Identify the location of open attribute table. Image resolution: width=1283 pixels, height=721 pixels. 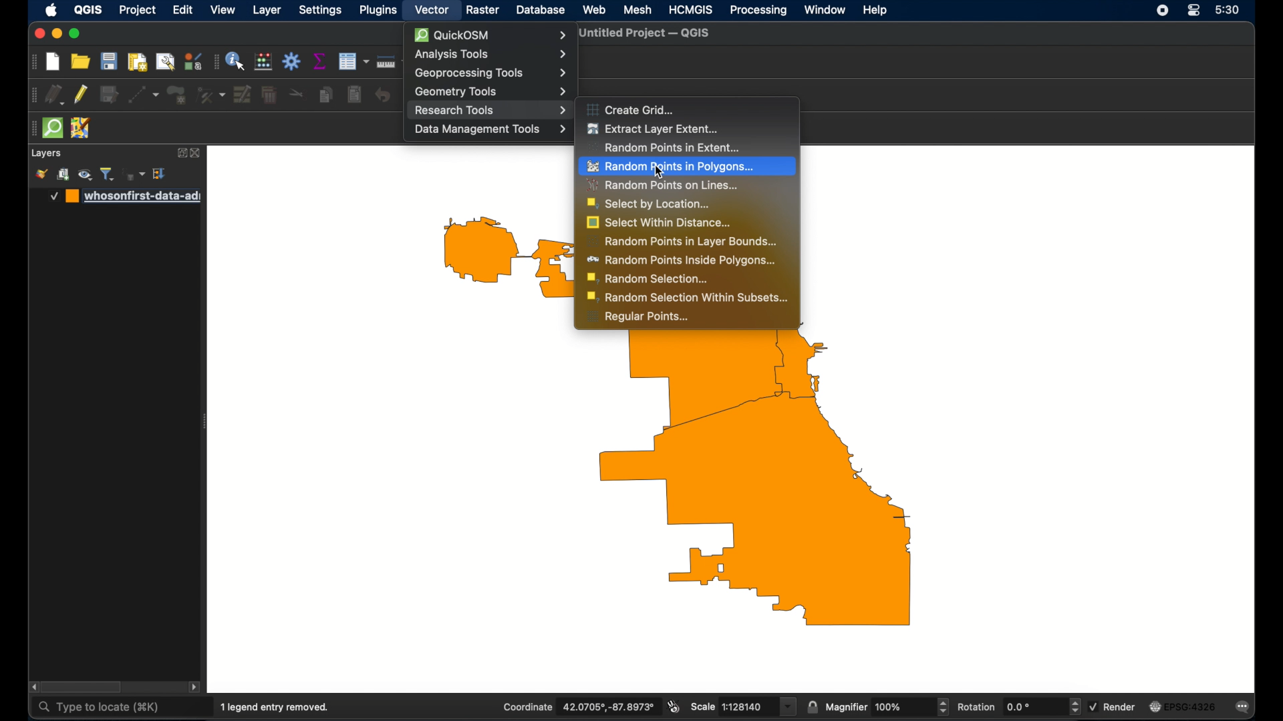
(353, 61).